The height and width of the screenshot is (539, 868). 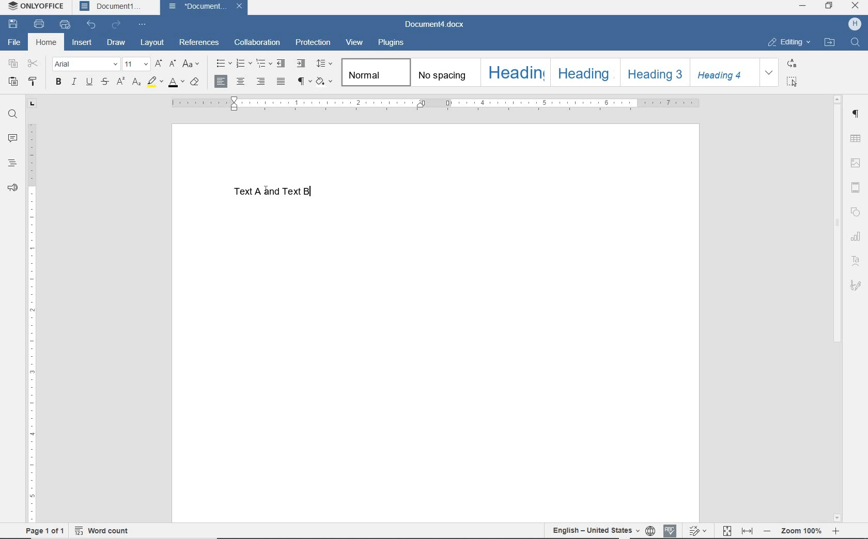 What do you see at coordinates (120, 82) in the screenshot?
I see `SUPERSCRIPT` at bounding box center [120, 82].